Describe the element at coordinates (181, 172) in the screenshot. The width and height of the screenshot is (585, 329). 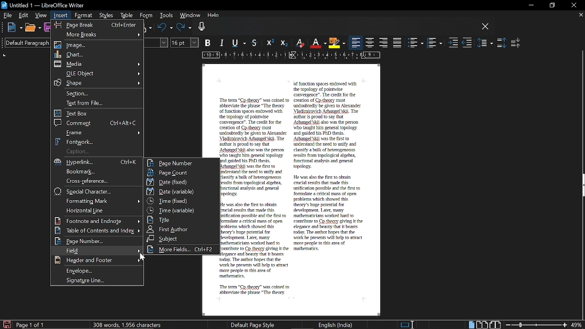
I see `Page count` at that location.